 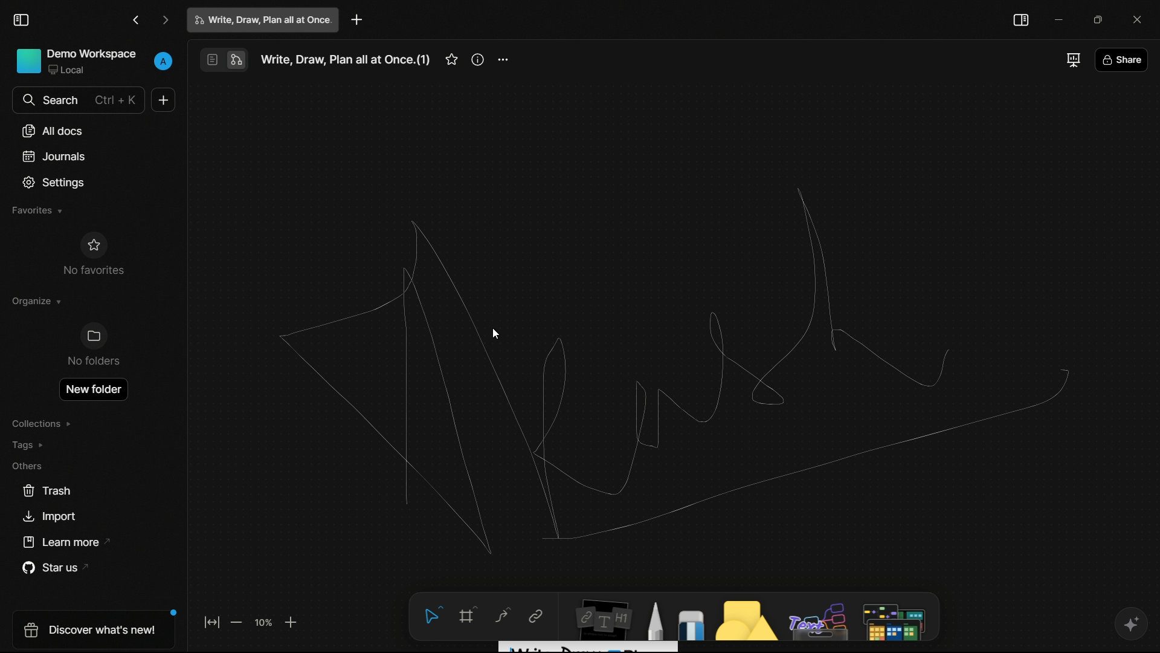 What do you see at coordinates (54, 131) in the screenshot?
I see `all docs` at bounding box center [54, 131].